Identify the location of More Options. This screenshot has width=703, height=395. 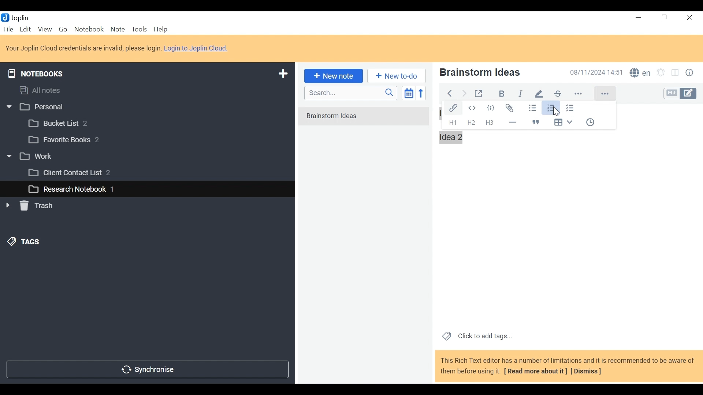
(605, 93).